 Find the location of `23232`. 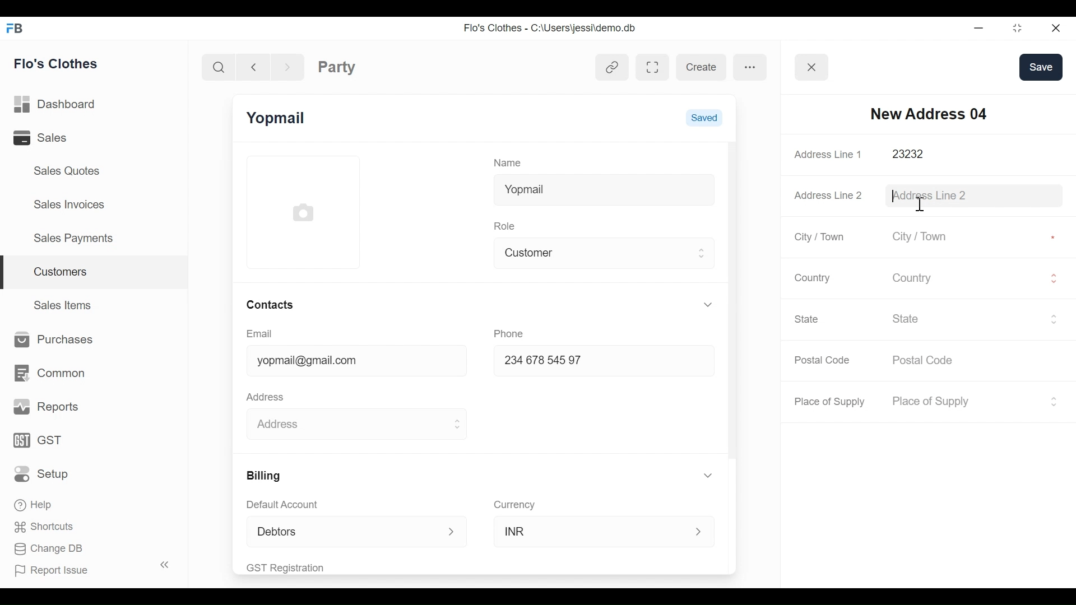

23232 is located at coordinates (962, 155).